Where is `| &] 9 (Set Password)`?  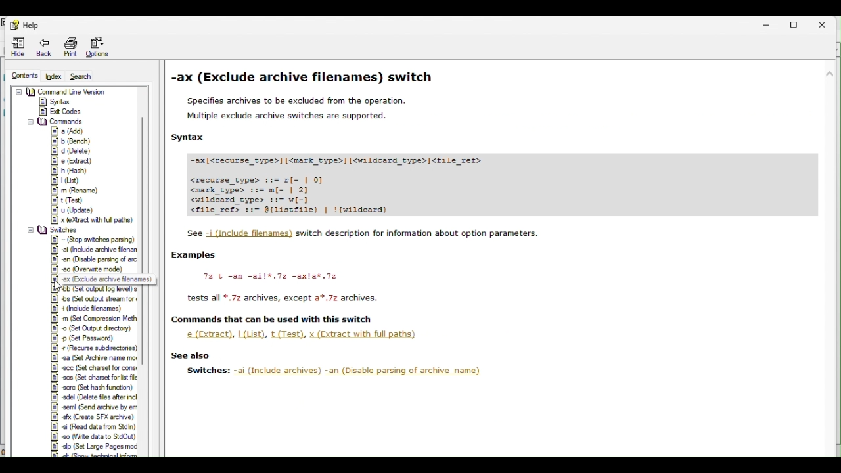
| &] 9 (Set Password) is located at coordinates (88, 338).